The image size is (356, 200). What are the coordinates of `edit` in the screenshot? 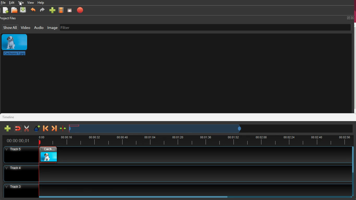 It's located at (13, 3).